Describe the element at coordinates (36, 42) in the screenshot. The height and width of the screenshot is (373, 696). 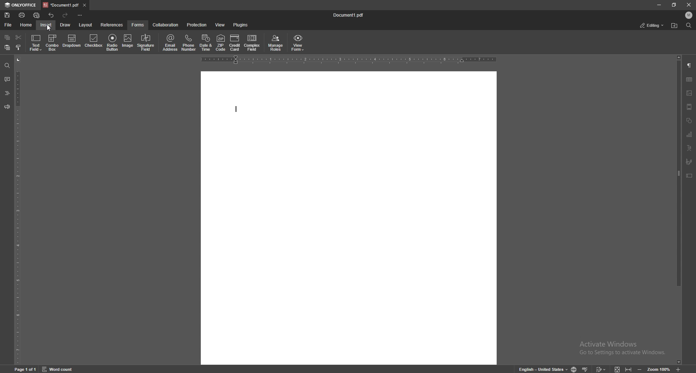
I see `text field` at that location.